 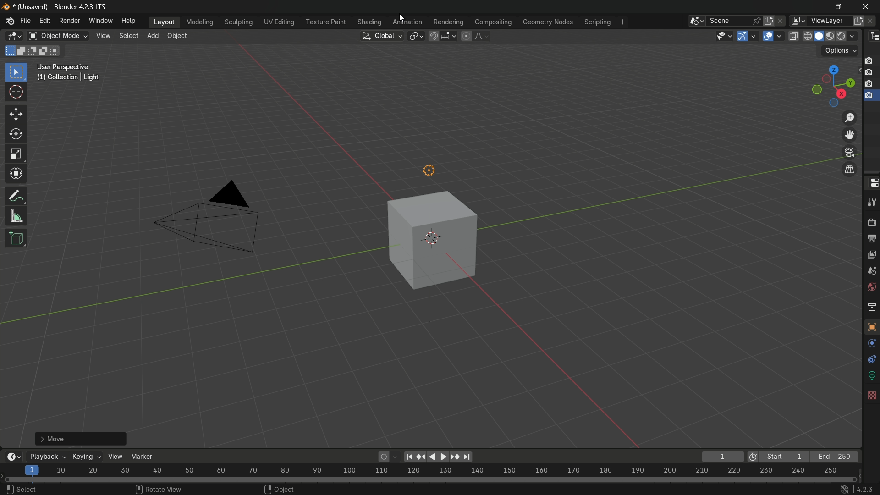 I want to click on playback, so click(x=46, y=456).